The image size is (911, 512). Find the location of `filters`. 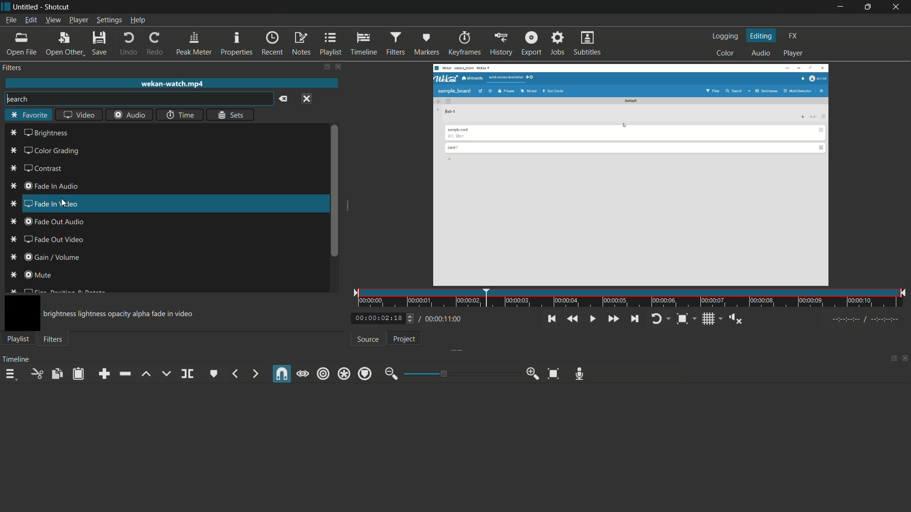

filters is located at coordinates (53, 340).